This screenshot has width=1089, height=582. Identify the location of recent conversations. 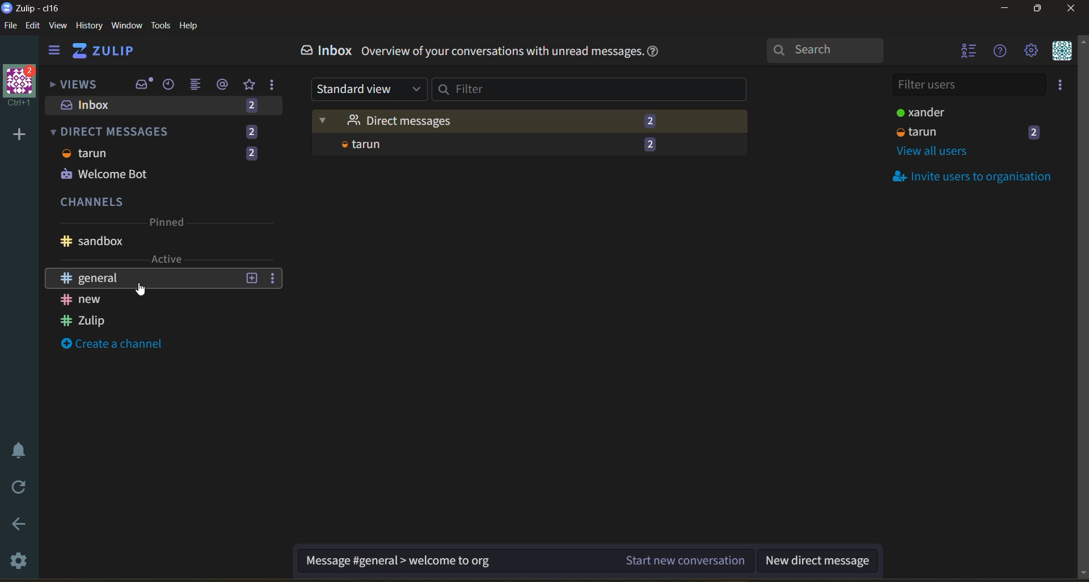
(172, 86).